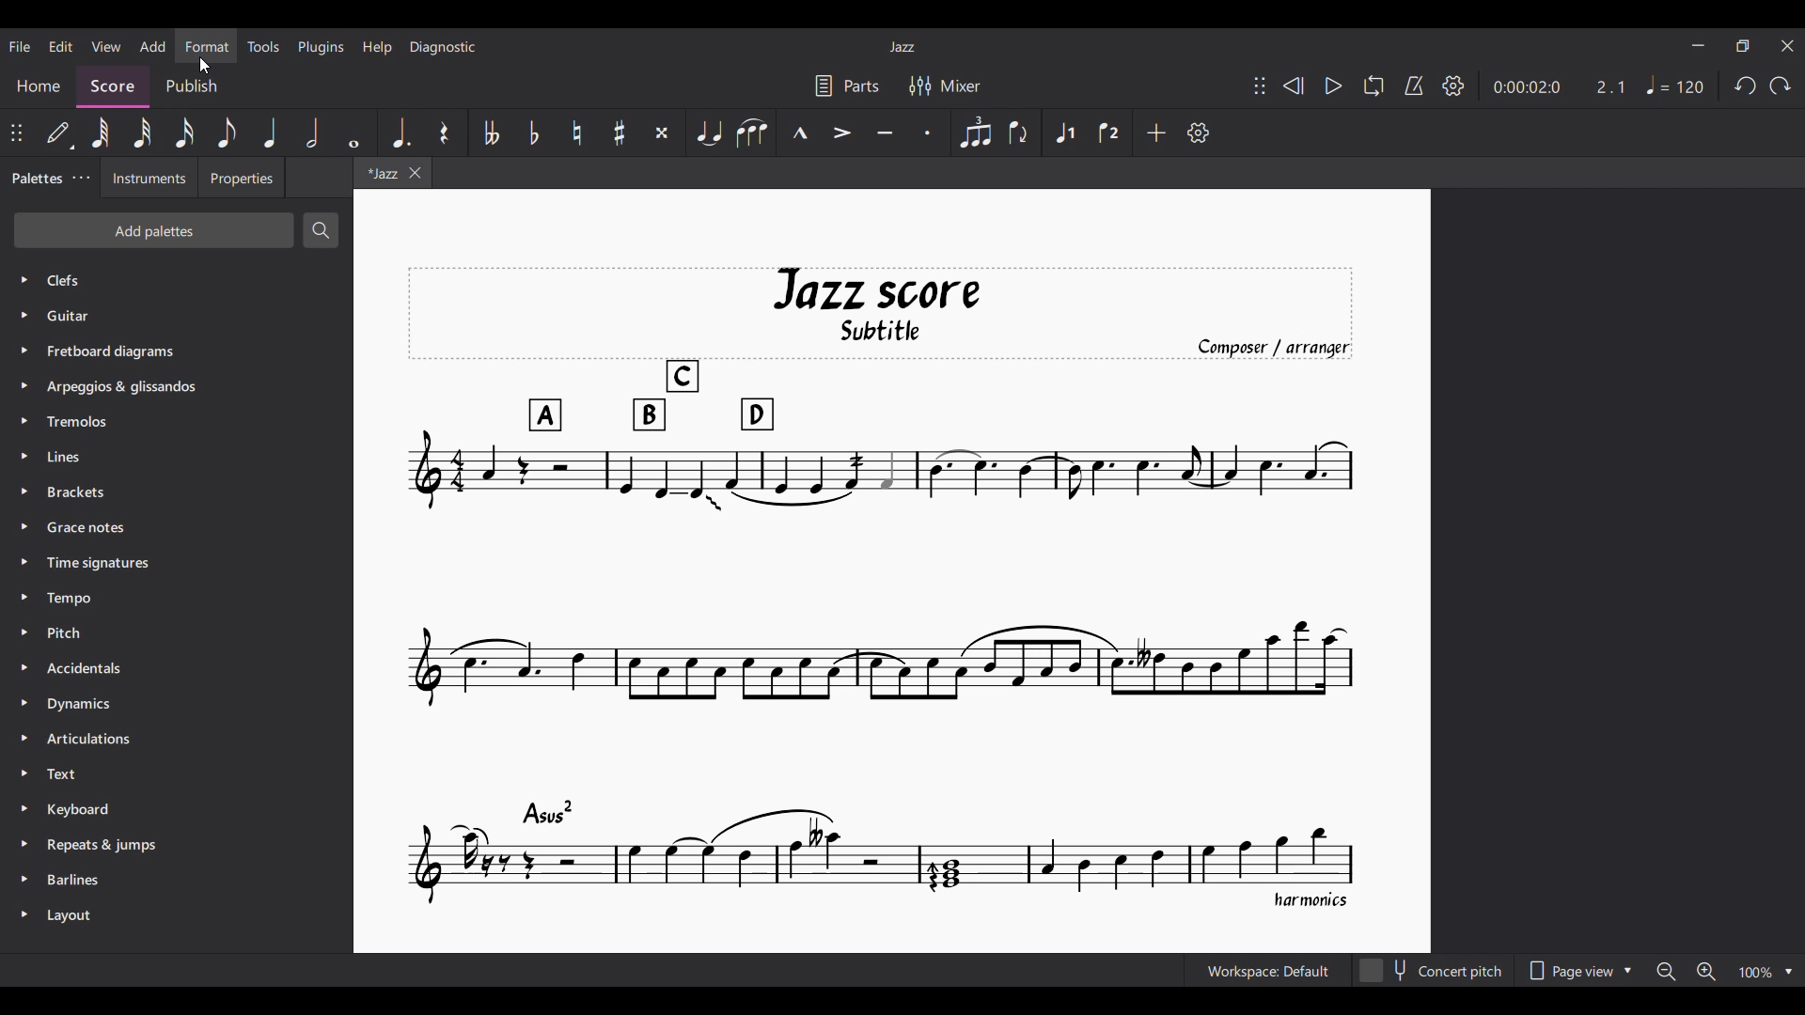 The image size is (1805, 1015). Describe the element at coordinates (977, 133) in the screenshot. I see `Tuplet` at that location.